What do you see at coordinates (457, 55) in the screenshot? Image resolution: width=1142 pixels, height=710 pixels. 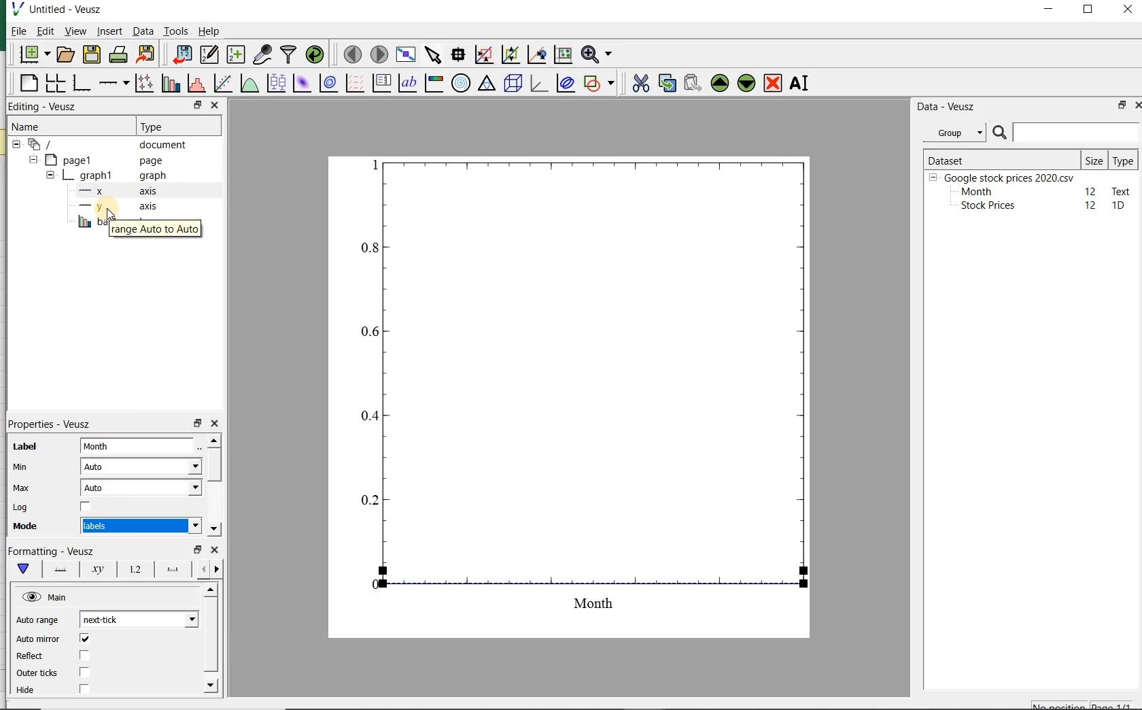 I see `read data points on the graph` at bounding box center [457, 55].